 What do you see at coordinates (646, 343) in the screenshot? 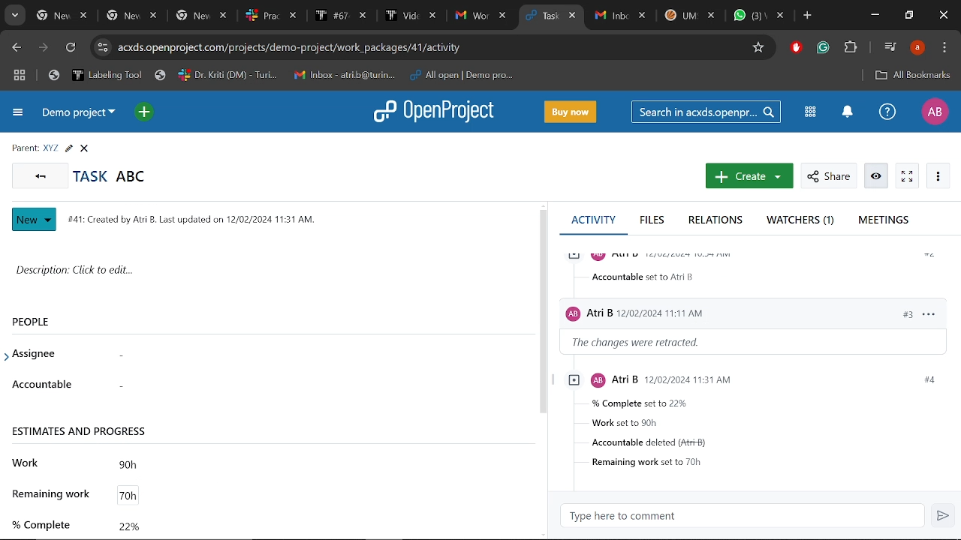
I see `the changes were retracted` at bounding box center [646, 343].